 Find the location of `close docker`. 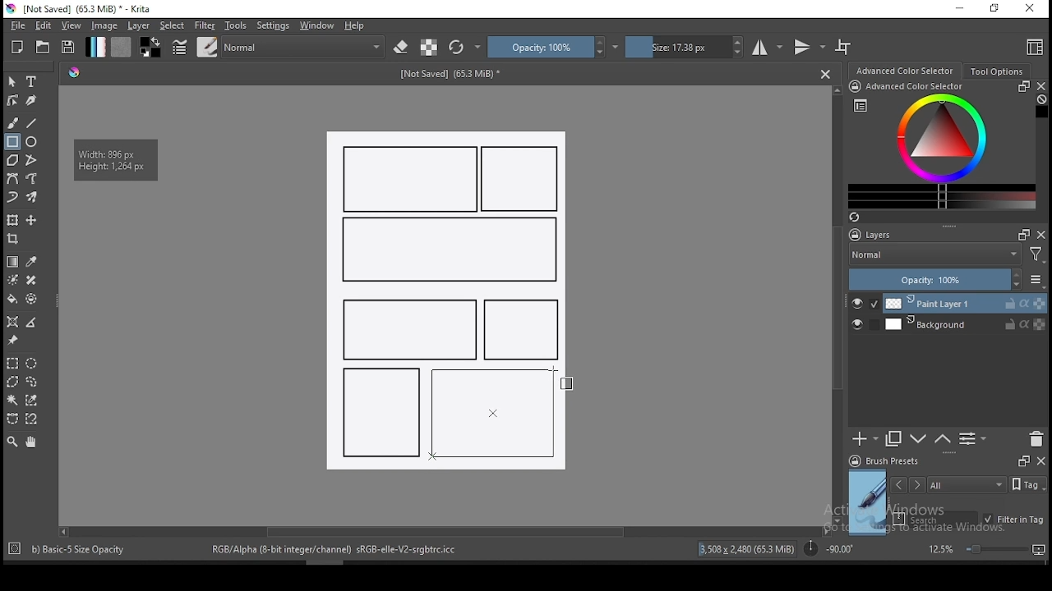

close docker is located at coordinates (1040, 460).